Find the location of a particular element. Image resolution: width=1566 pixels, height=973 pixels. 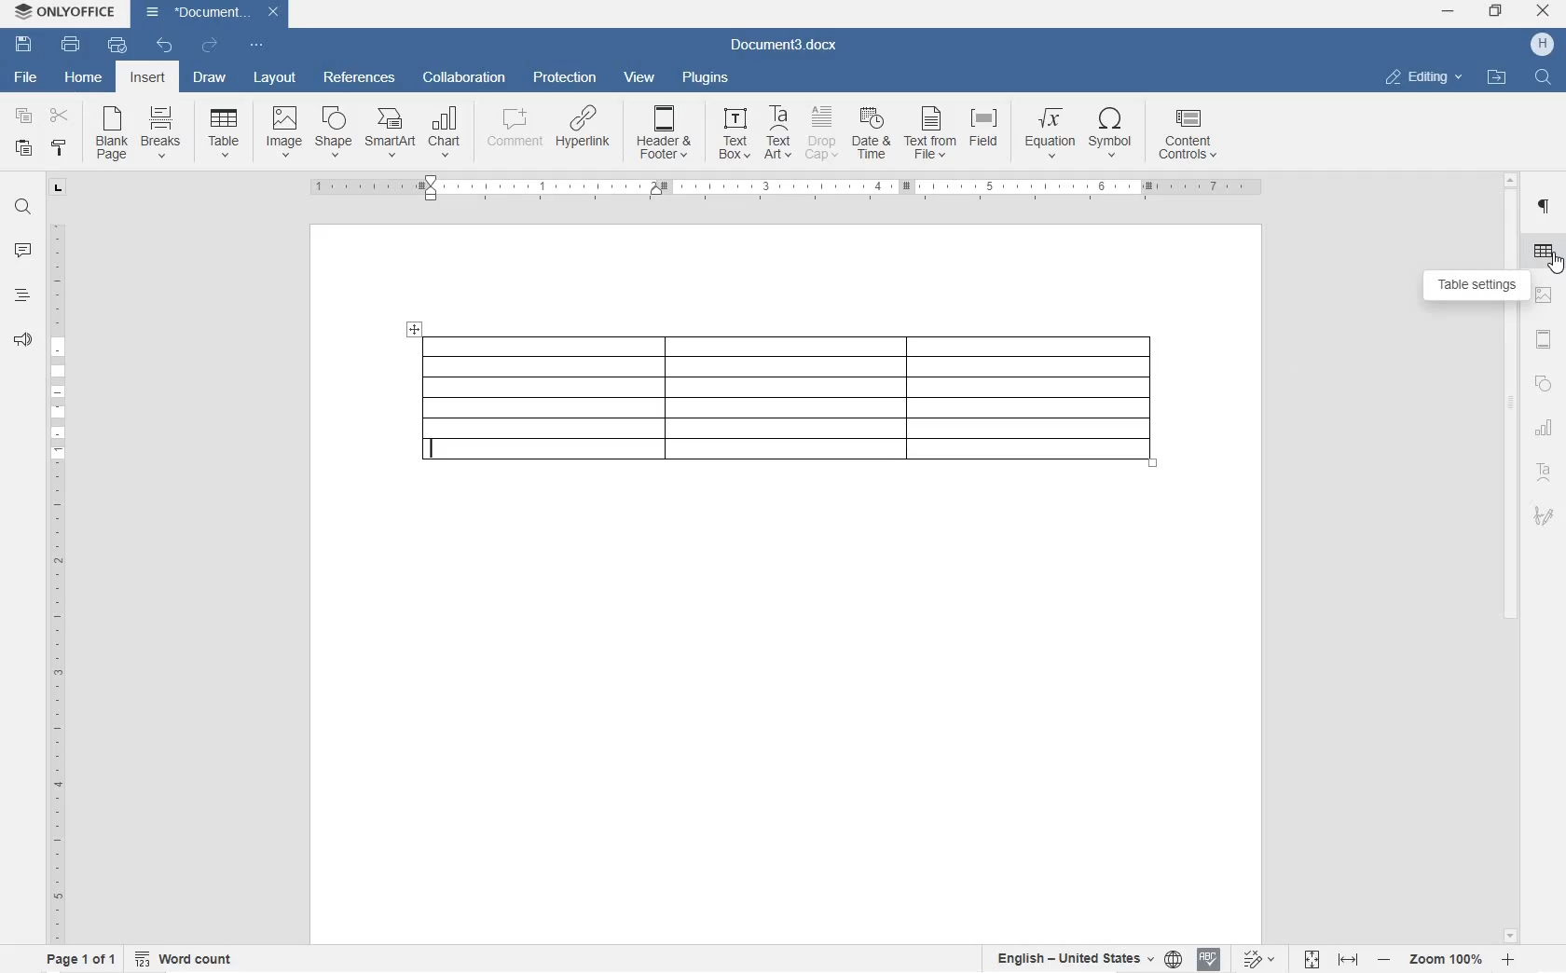

PROTECTION is located at coordinates (567, 78).